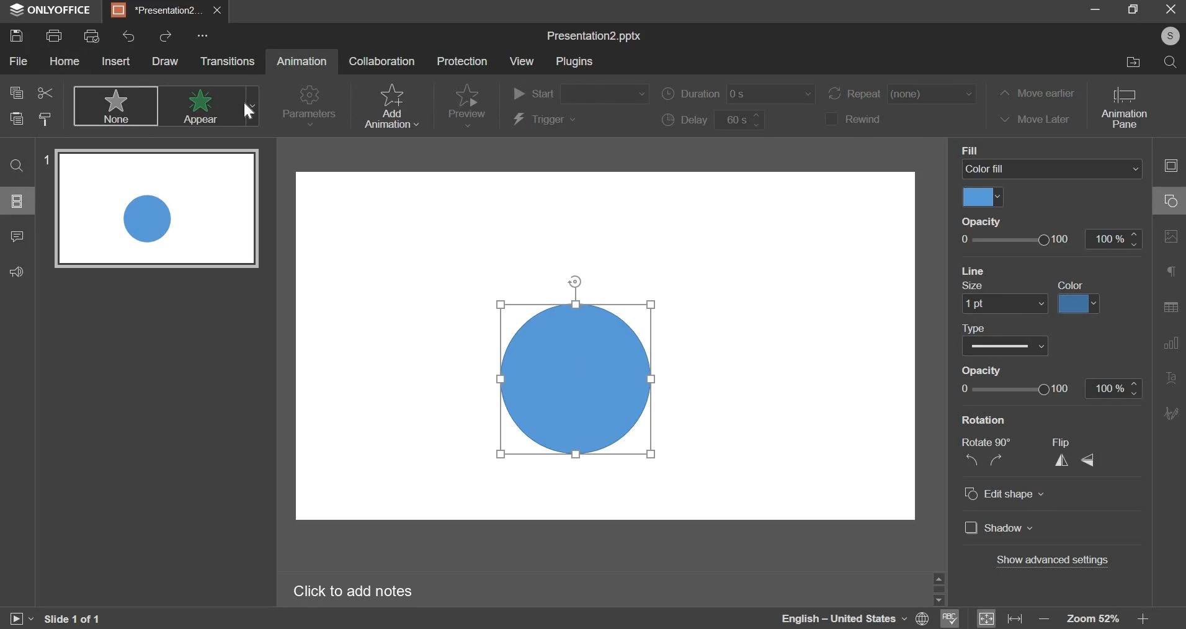 The height and width of the screenshot is (629, 1186). What do you see at coordinates (167, 37) in the screenshot?
I see `redo` at bounding box center [167, 37].